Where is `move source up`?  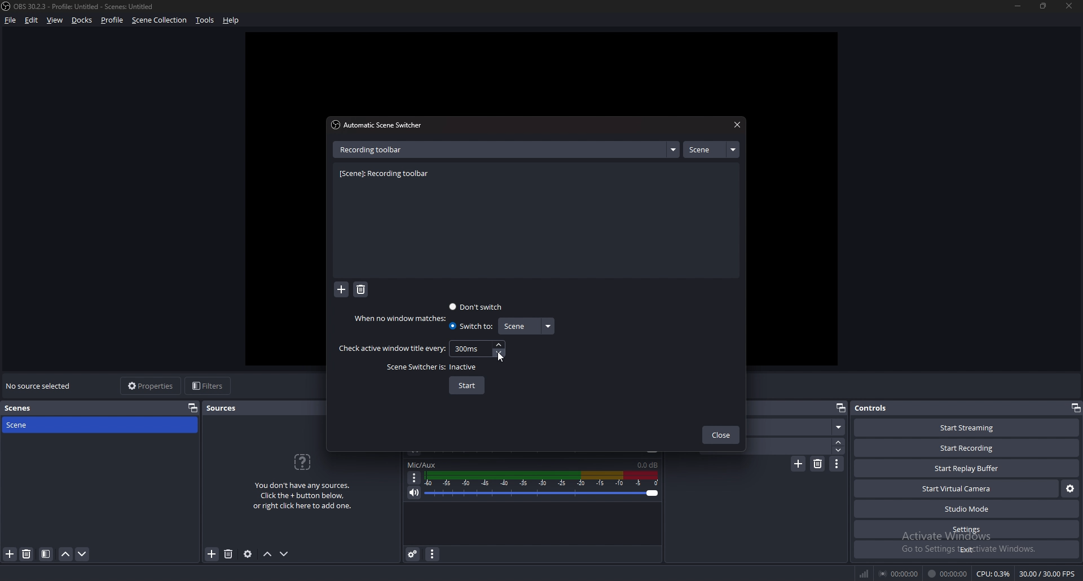 move source up is located at coordinates (267, 554).